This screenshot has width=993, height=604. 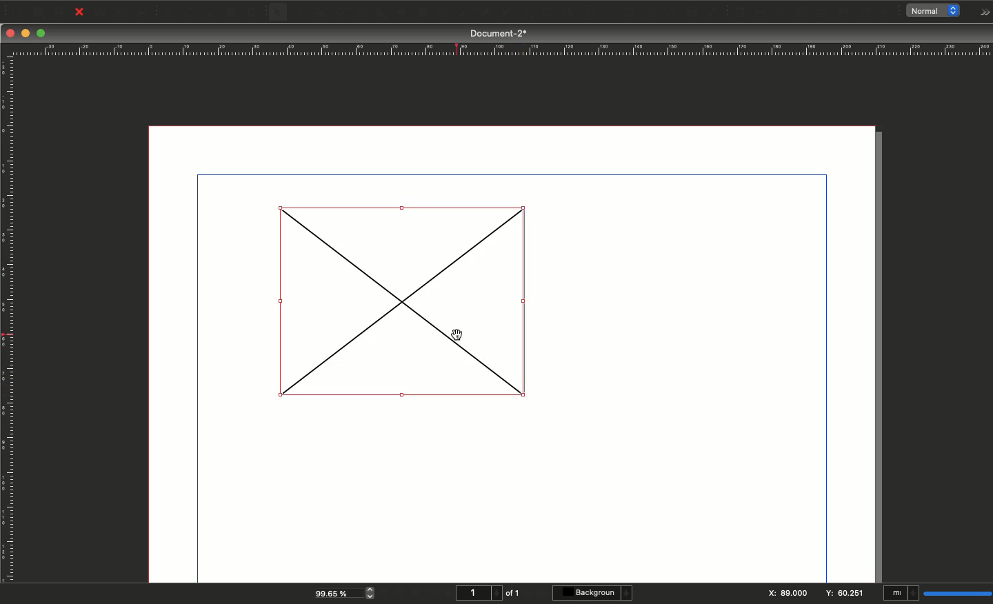 I want to click on Close, so click(x=79, y=12).